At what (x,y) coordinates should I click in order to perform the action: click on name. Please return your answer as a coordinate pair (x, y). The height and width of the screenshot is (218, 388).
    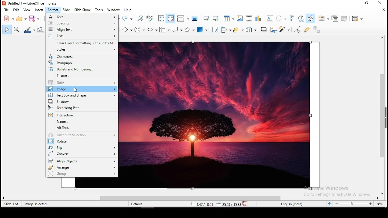
    Looking at the image, I should click on (81, 122).